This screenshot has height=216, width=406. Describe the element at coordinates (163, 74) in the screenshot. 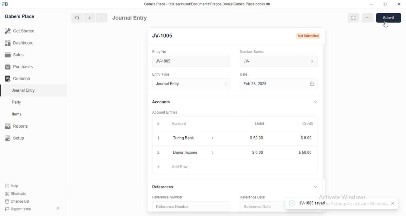

I see `Entry Type` at that location.